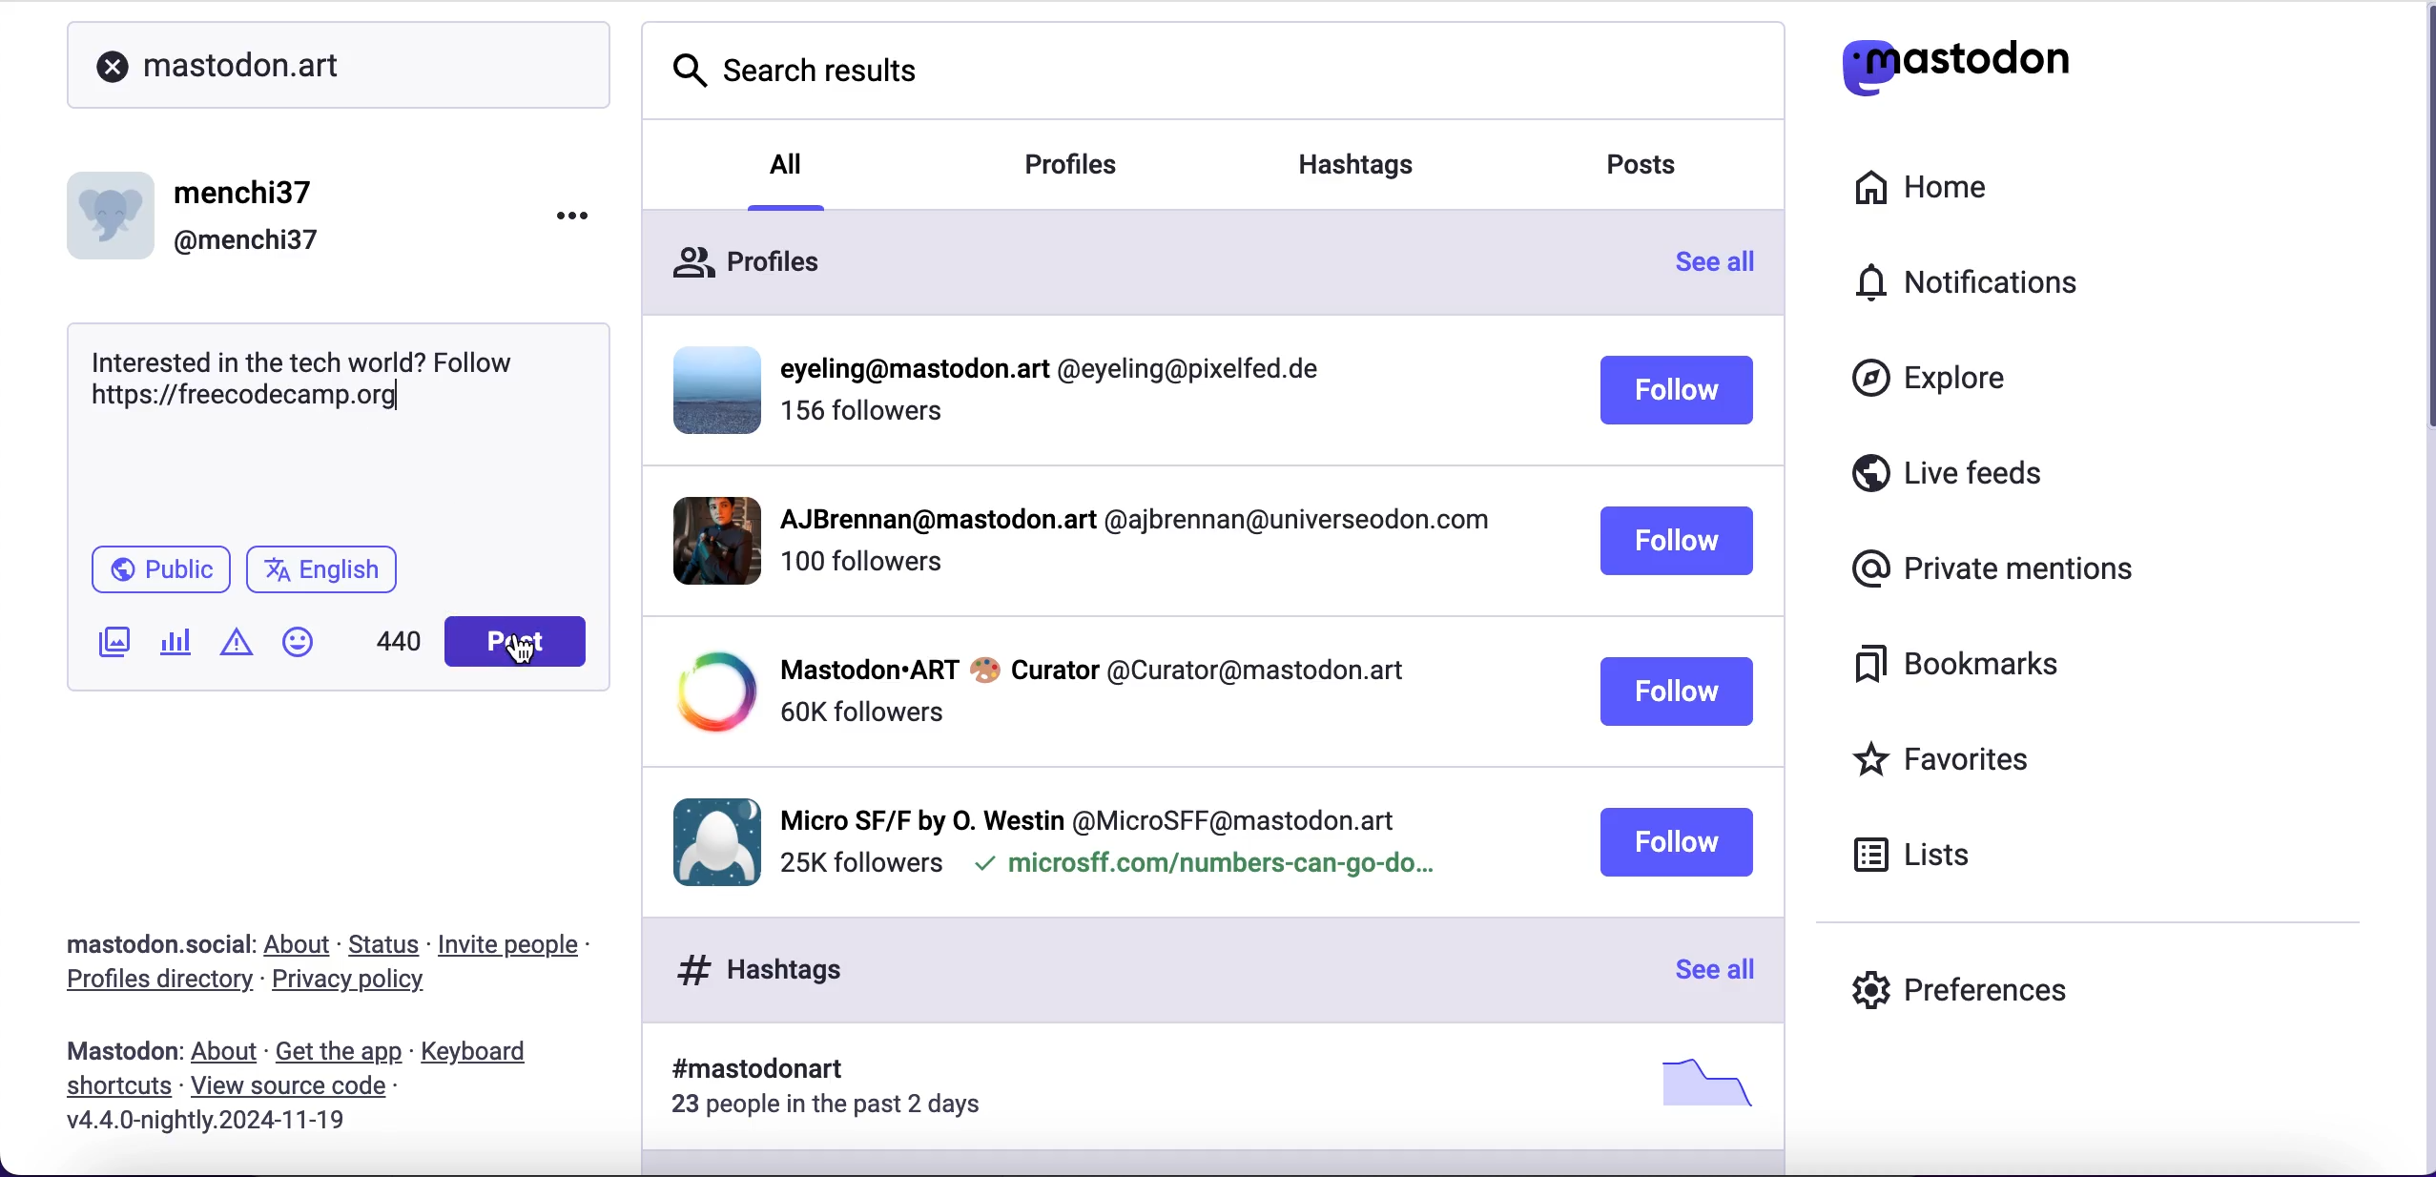 This screenshot has height=1177, width=2436. What do you see at coordinates (298, 641) in the screenshot?
I see `emoji` at bounding box center [298, 641].